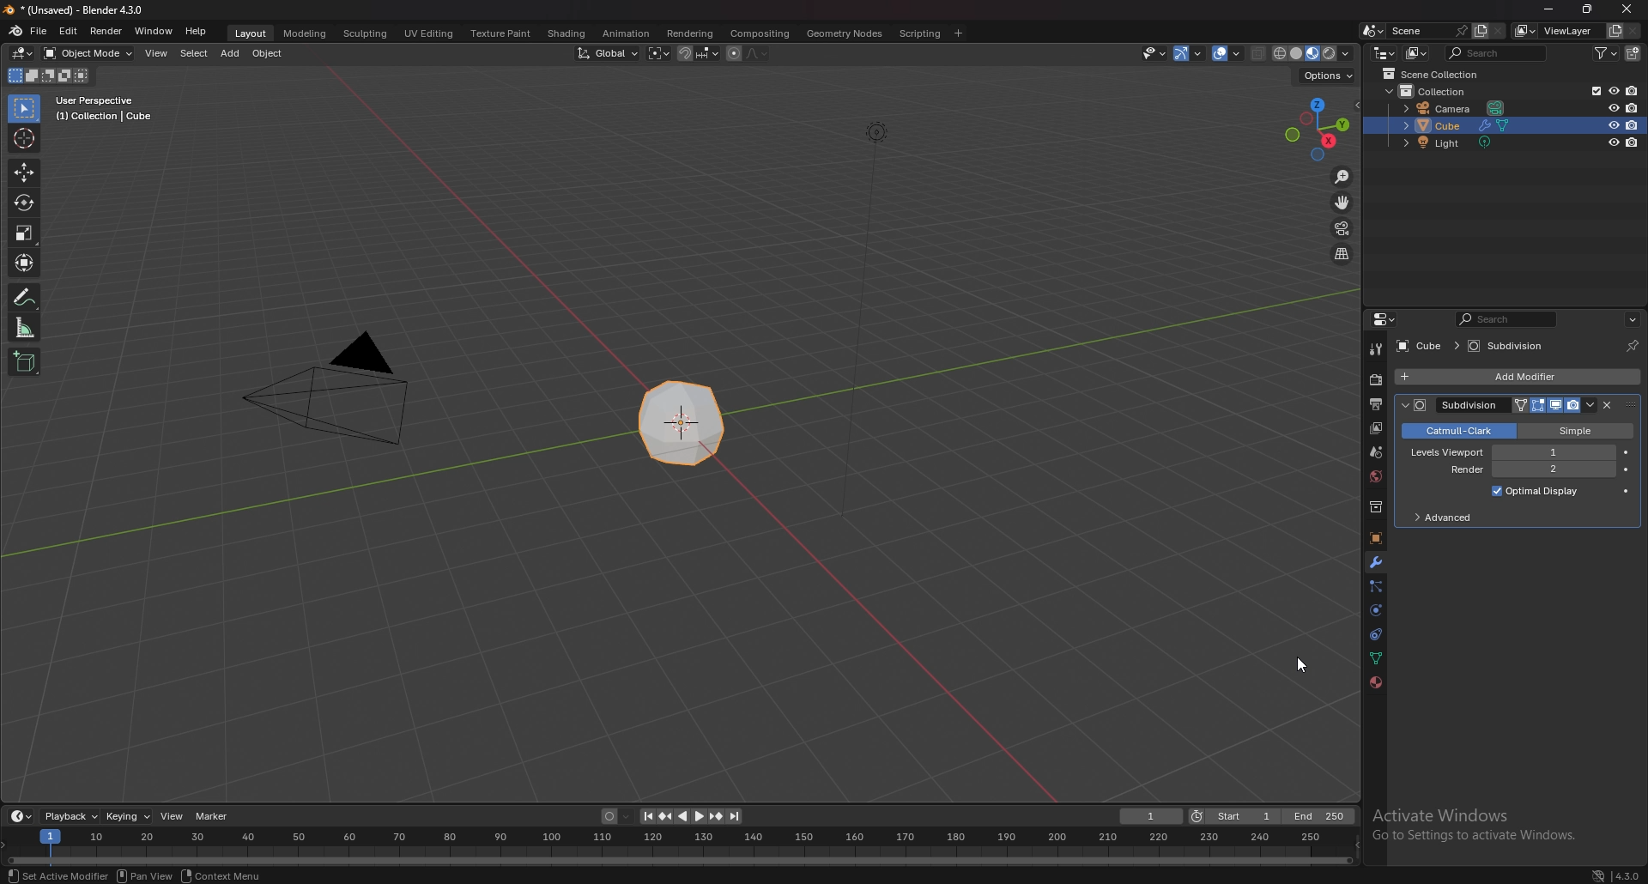 The height and width of the screenshot is (884, 1648). I want to click on editor type, so click(1386, 320).